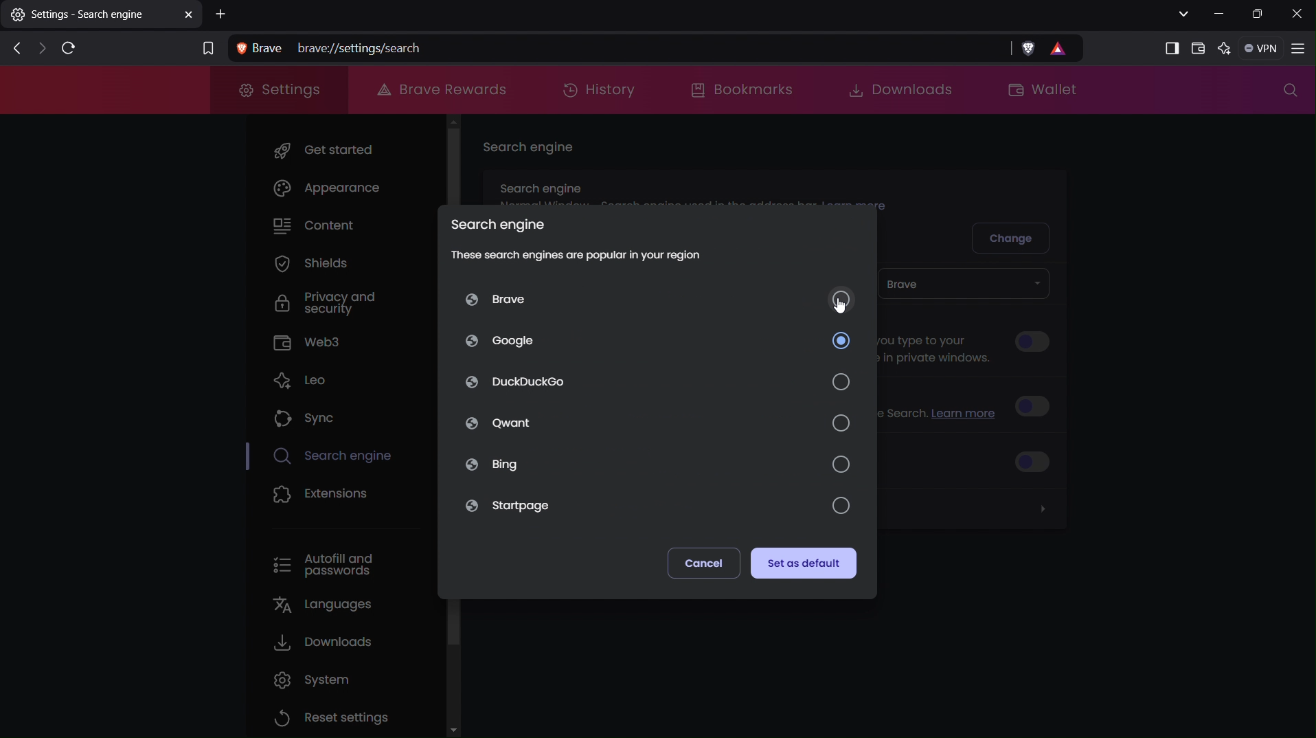 The height and width of the screenshot is (738, 1316). What do you see at coordinates (657, 507) in the screenshot?
I see `Startpage` at bounding box center [657, 507].